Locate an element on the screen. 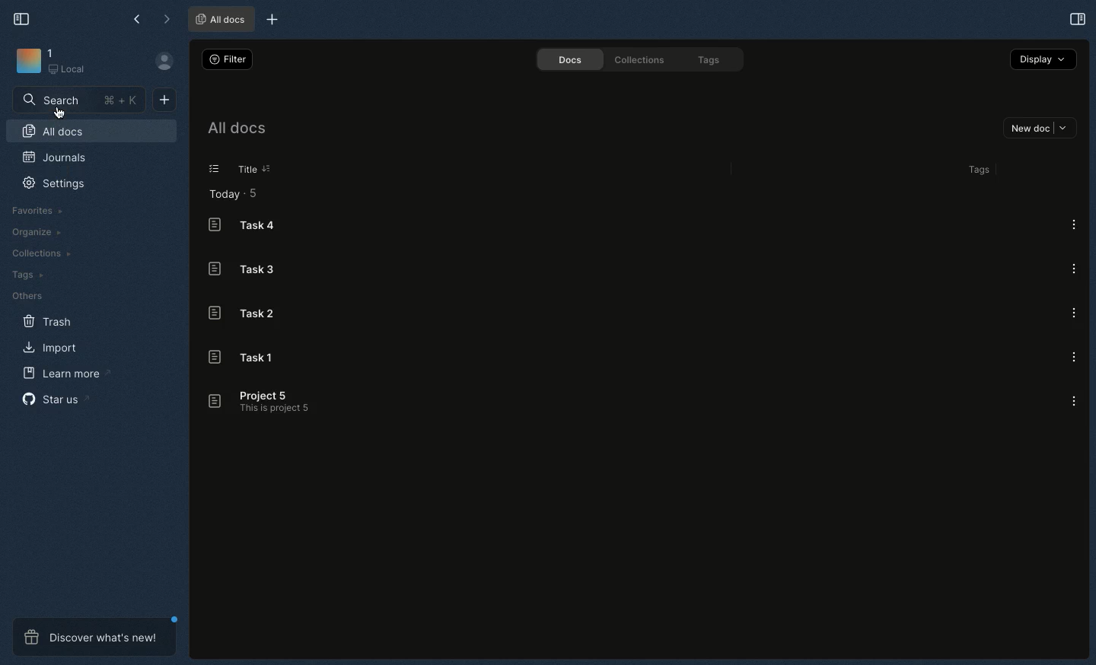 The image size is (1096, 665). Tags is located at coordinates (29, 274).